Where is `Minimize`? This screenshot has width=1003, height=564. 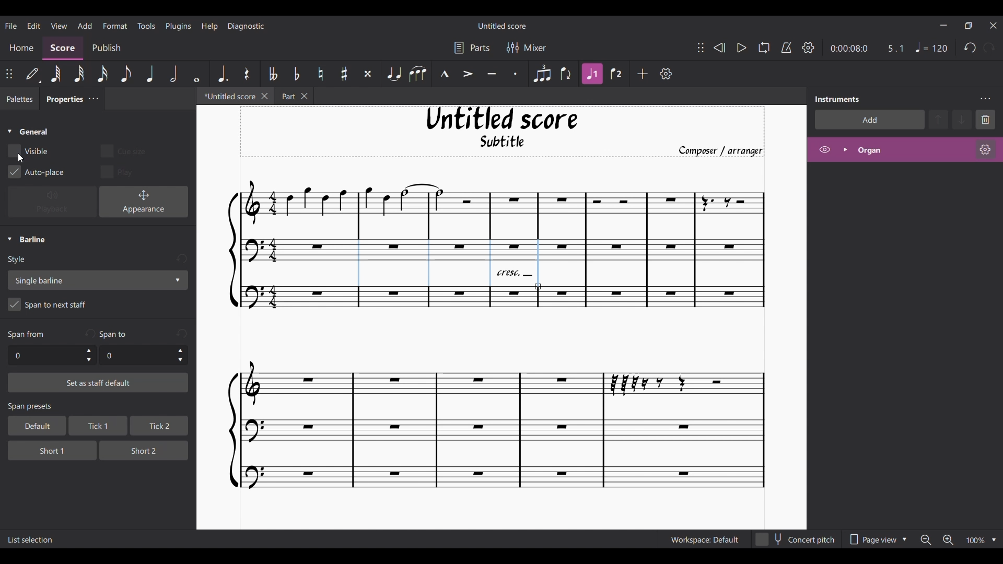
Minimize is located at coordinates (943, 25).